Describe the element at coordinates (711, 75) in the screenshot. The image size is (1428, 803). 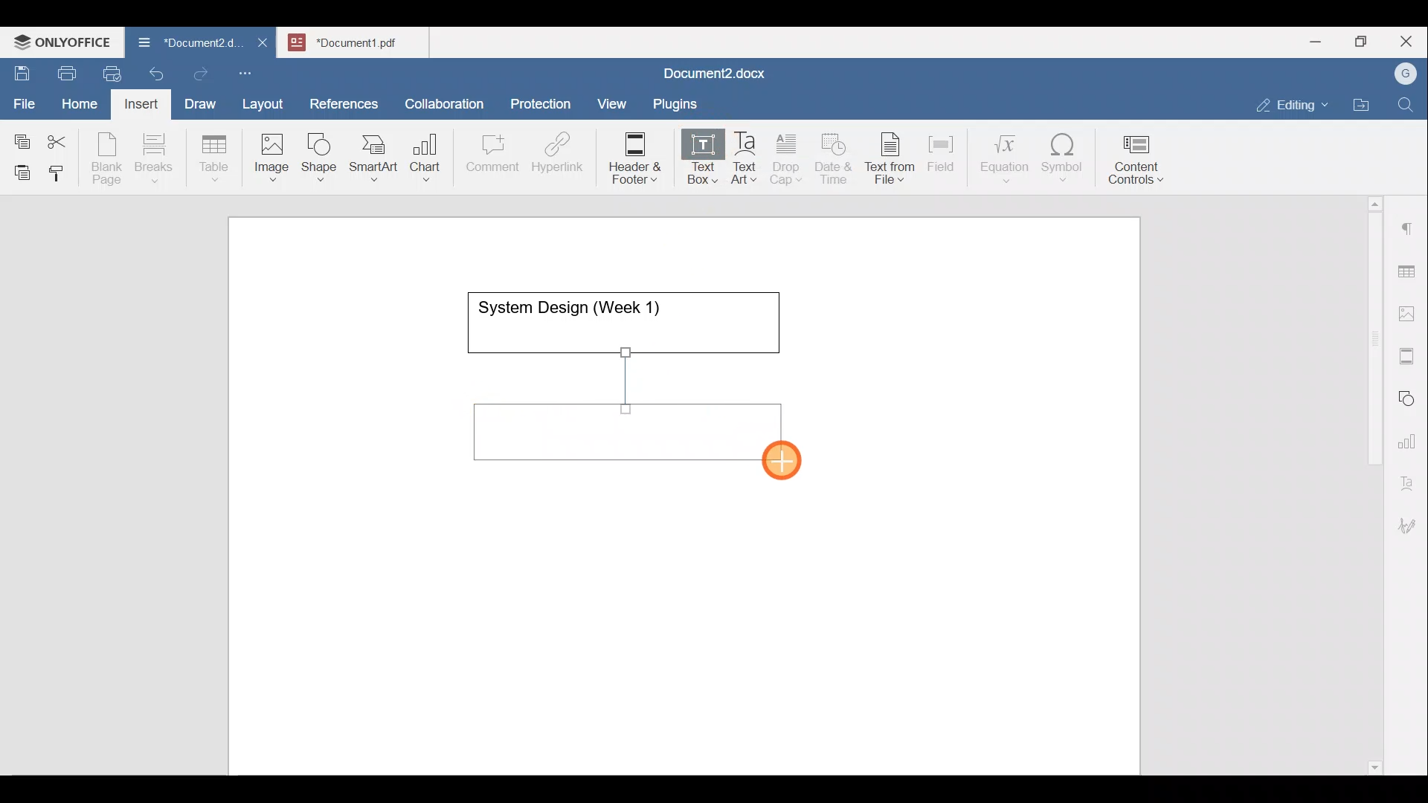
I see `Document name` at that location.